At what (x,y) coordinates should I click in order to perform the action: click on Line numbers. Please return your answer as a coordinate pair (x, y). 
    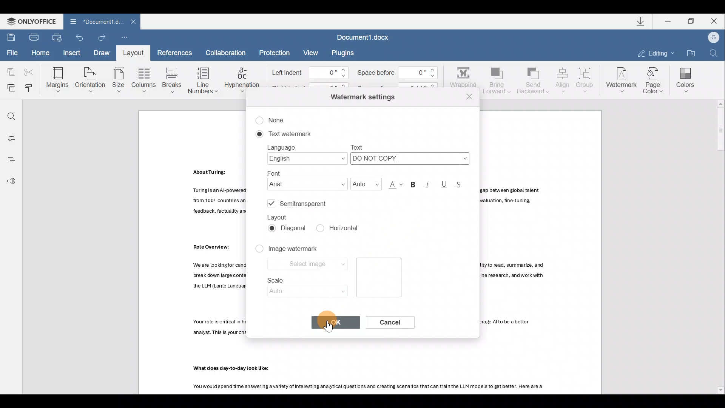
    Looking at the image, I should click on (202, 80).